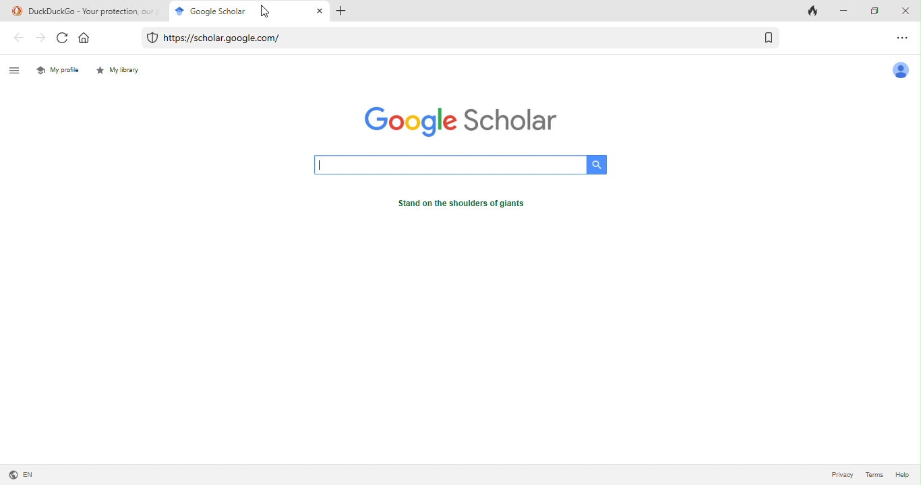 This screenshot has width=921, height=485. I want to click on close, so click(908, 10).